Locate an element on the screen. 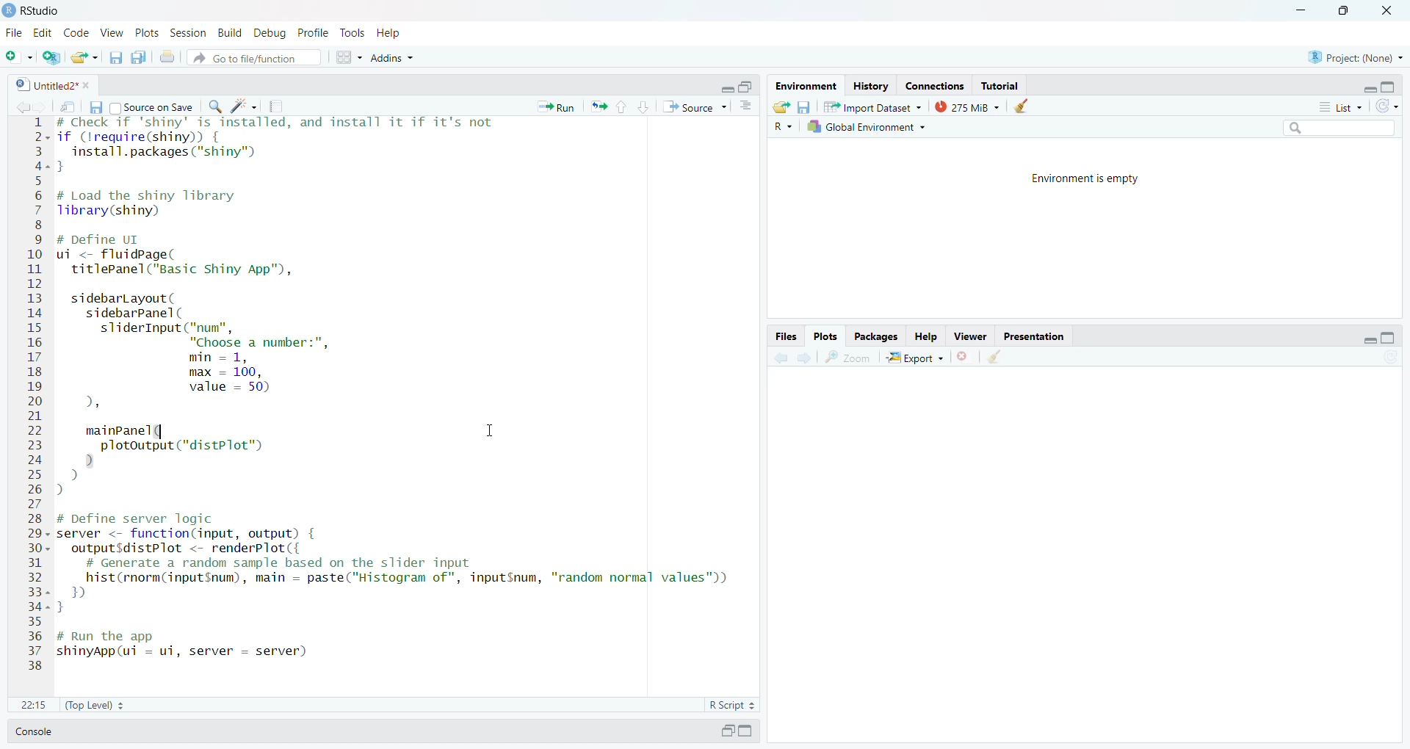 This screenshot has width=1410, height=749. Untitled2 file is located at coordinates (45, 84).